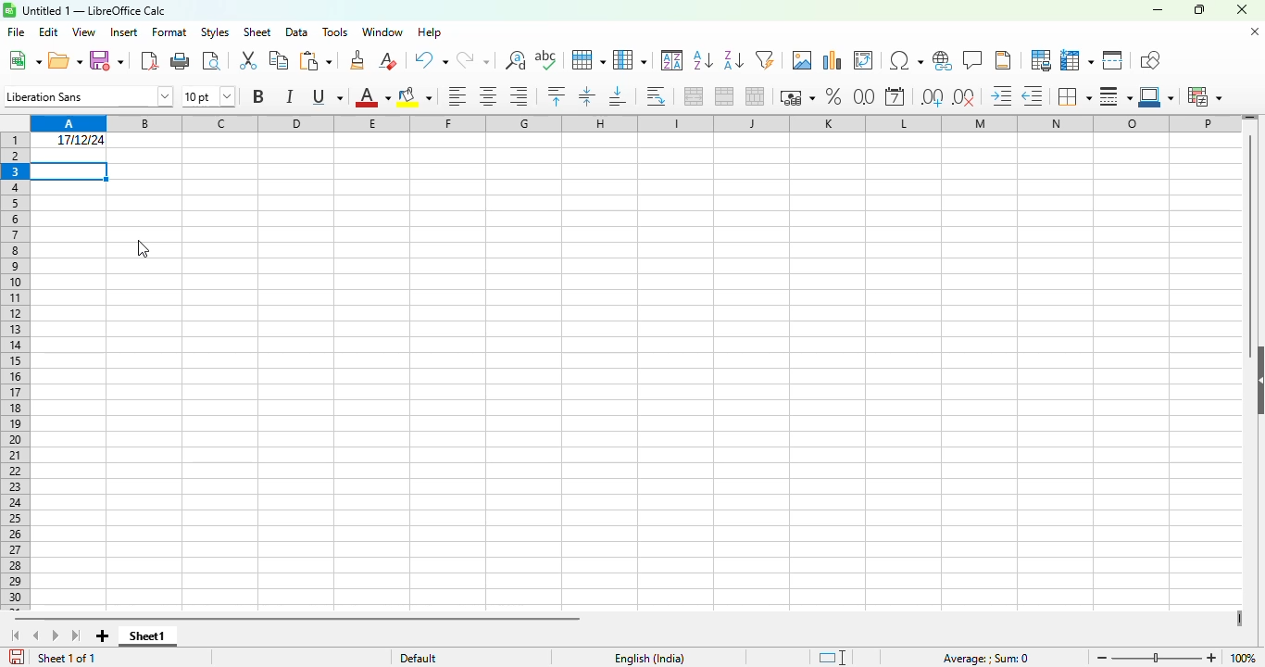 This screenshot has width=1265, height=667. I want to click on show, so click(1257, 380).